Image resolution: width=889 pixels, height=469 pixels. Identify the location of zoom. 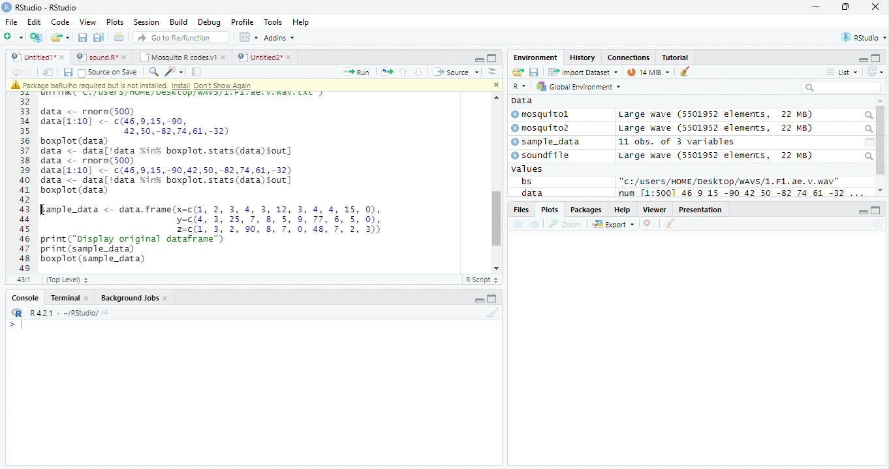
(565, 223).